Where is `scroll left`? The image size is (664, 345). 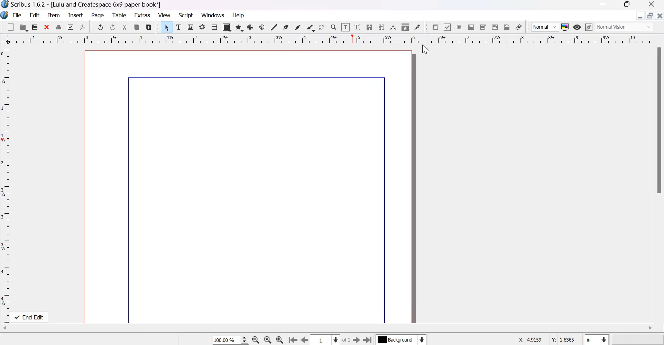 scroll left is located at coordinates (6, 328).